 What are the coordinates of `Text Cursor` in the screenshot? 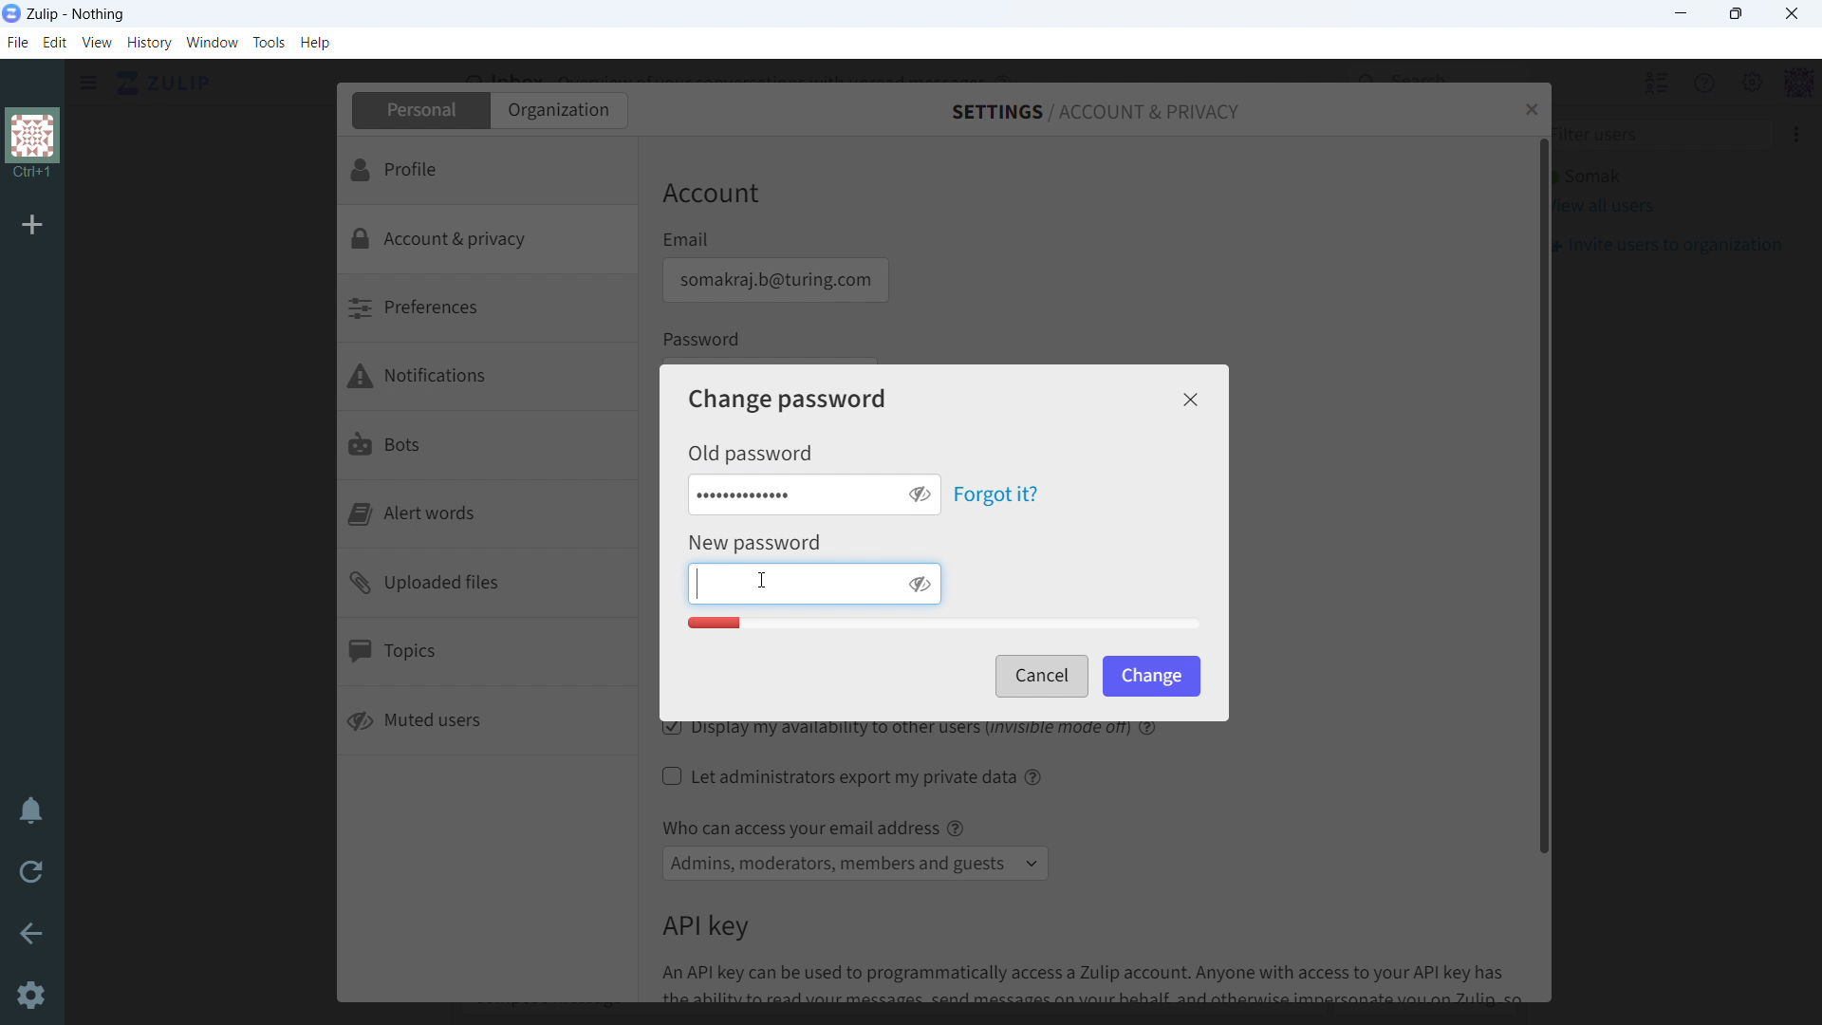 It's located at (702, 583).